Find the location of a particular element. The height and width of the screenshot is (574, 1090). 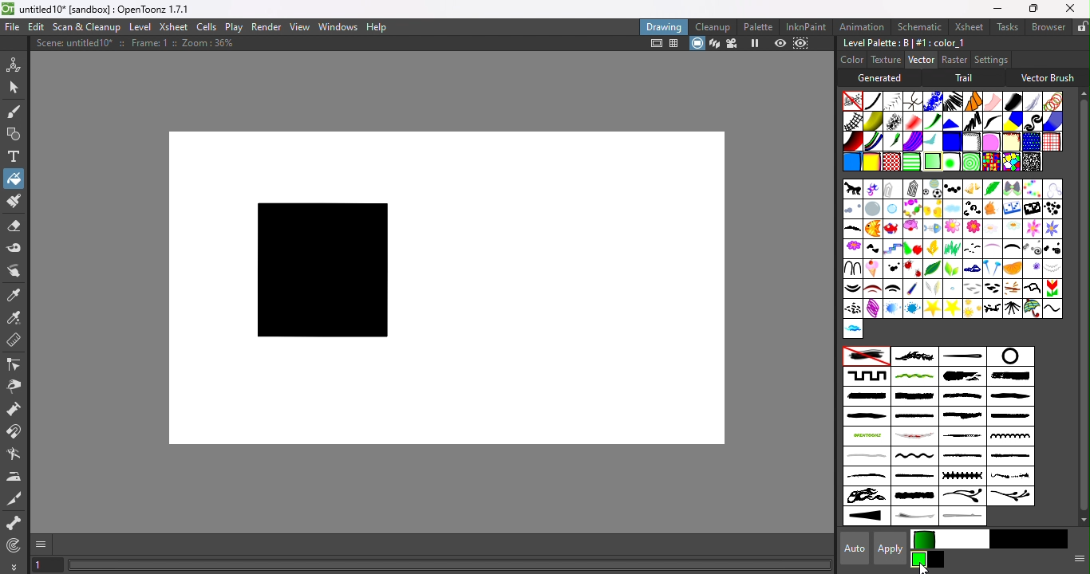

Vector is located at coordinates (921, 59).